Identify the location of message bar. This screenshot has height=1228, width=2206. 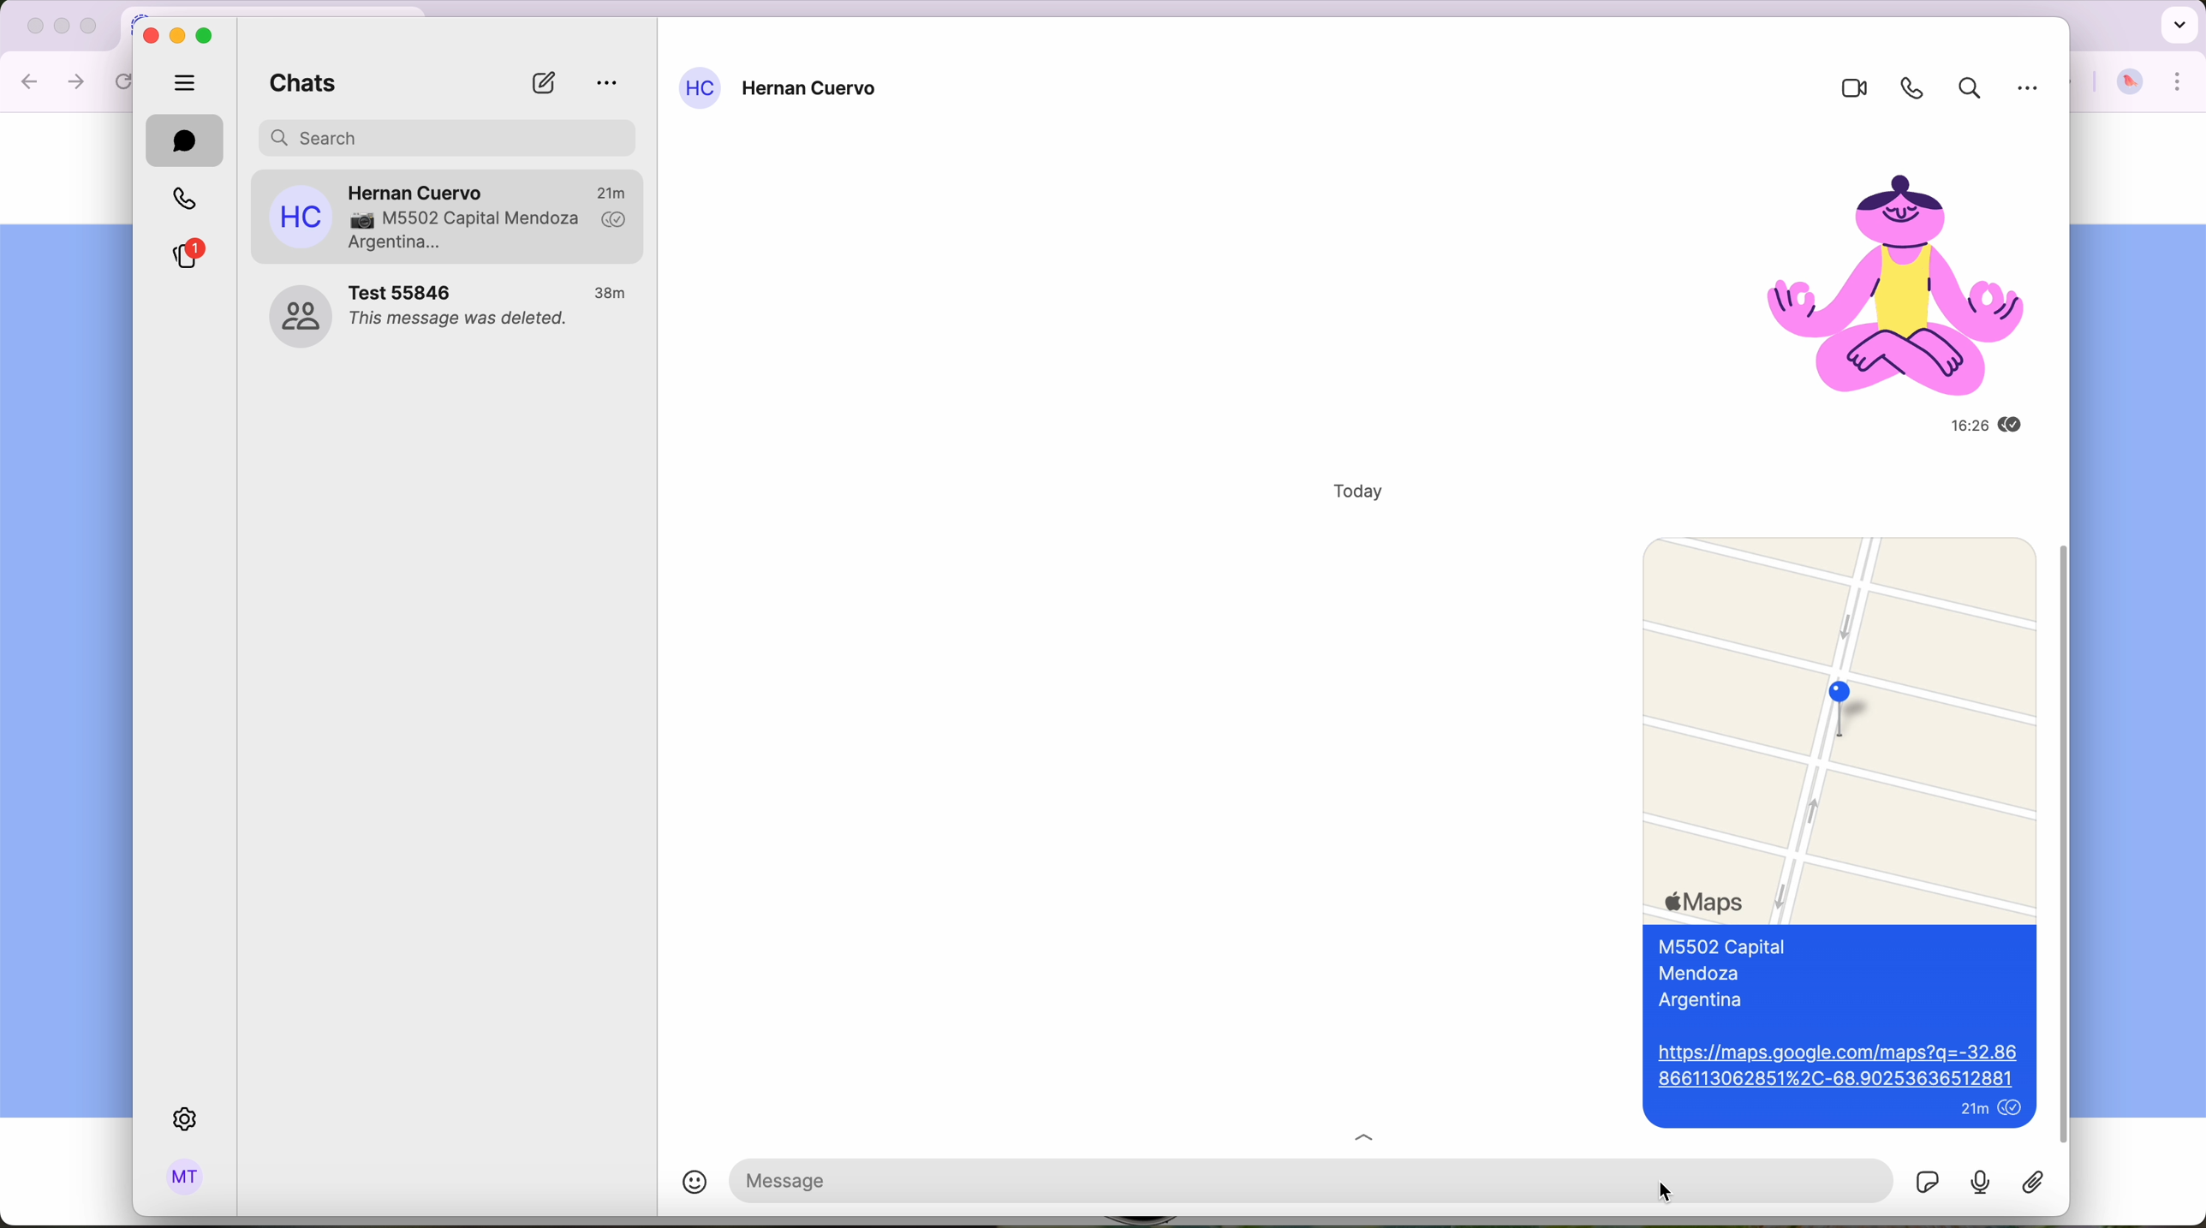
(1180, 1179).